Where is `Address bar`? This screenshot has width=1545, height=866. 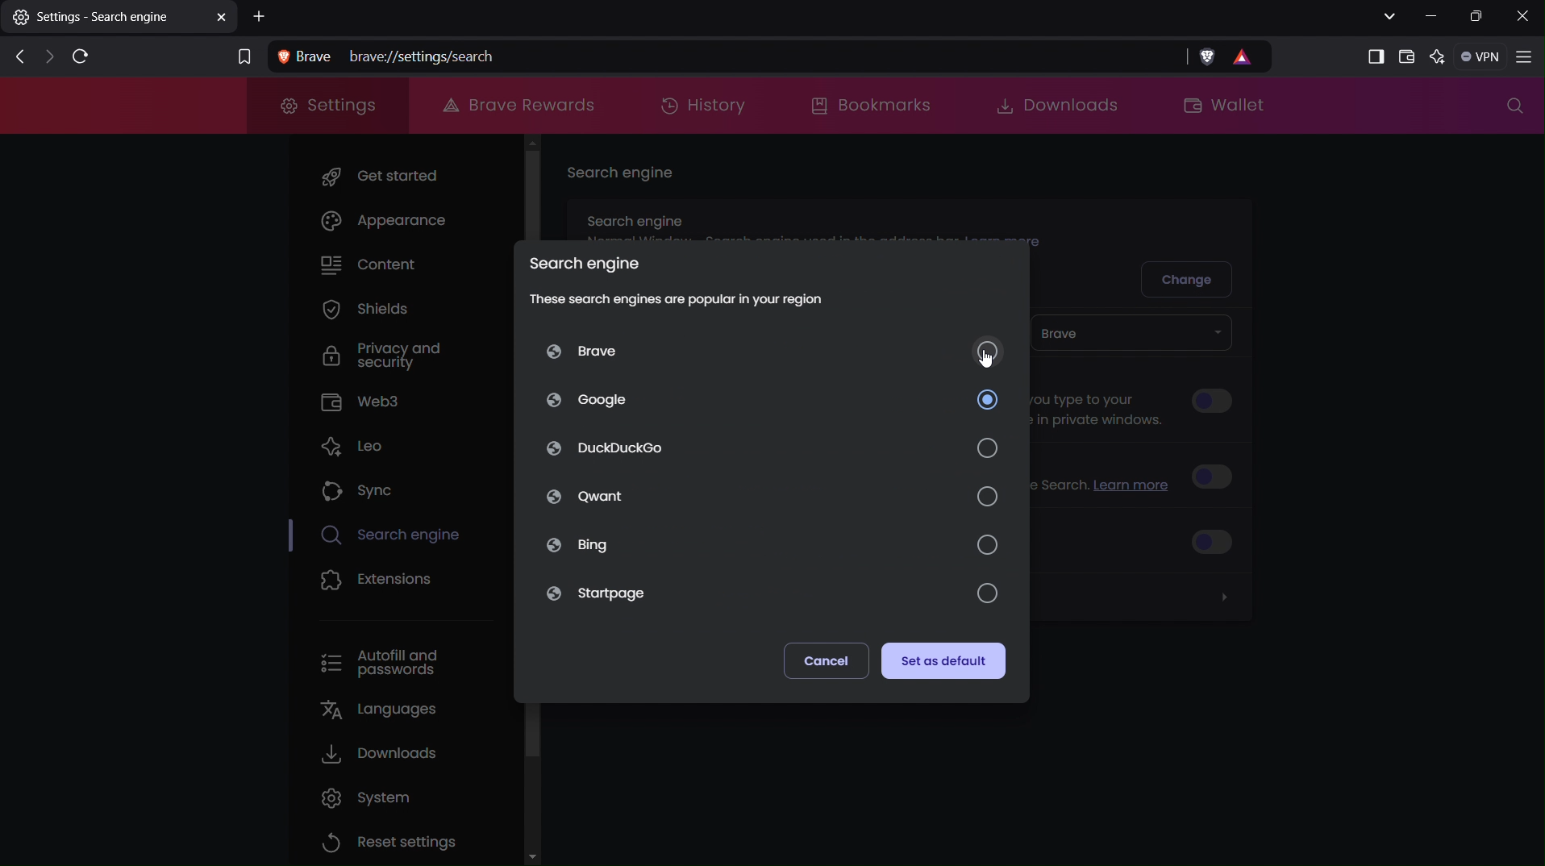
Address bar is located at coordinates (721, 56).